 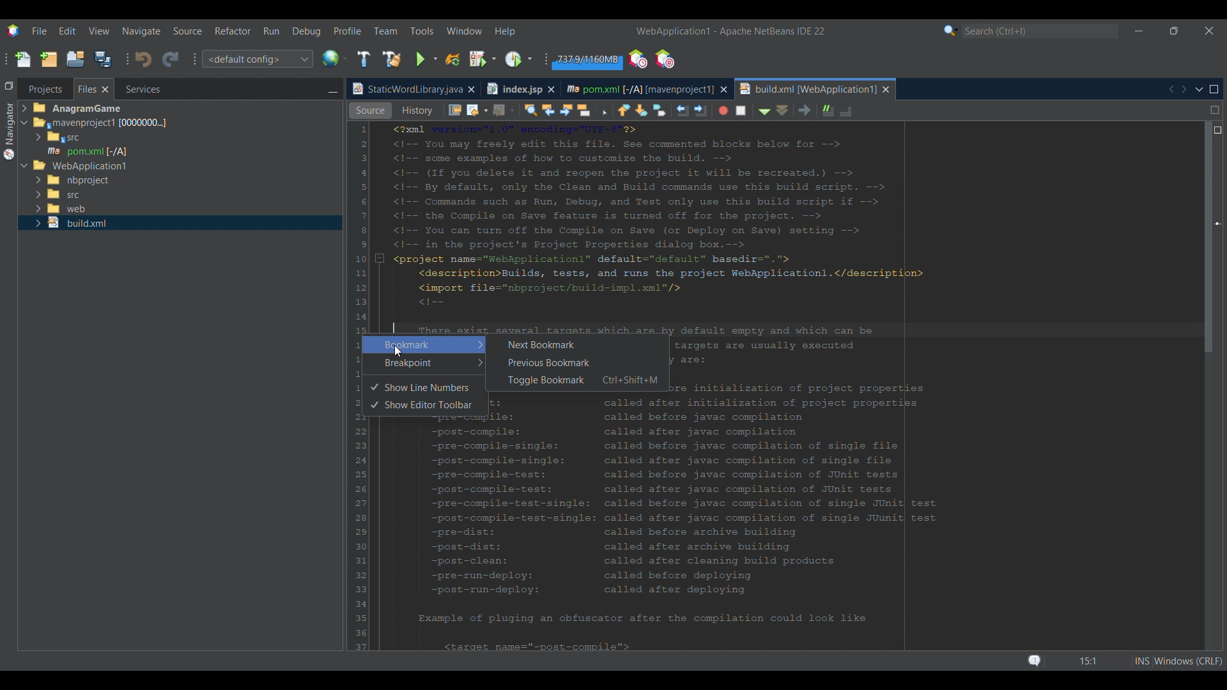 What do you see at coordinates (90, 139) in the screenshot?
I see `Options under Files tab` at bounding box center [90, 139].